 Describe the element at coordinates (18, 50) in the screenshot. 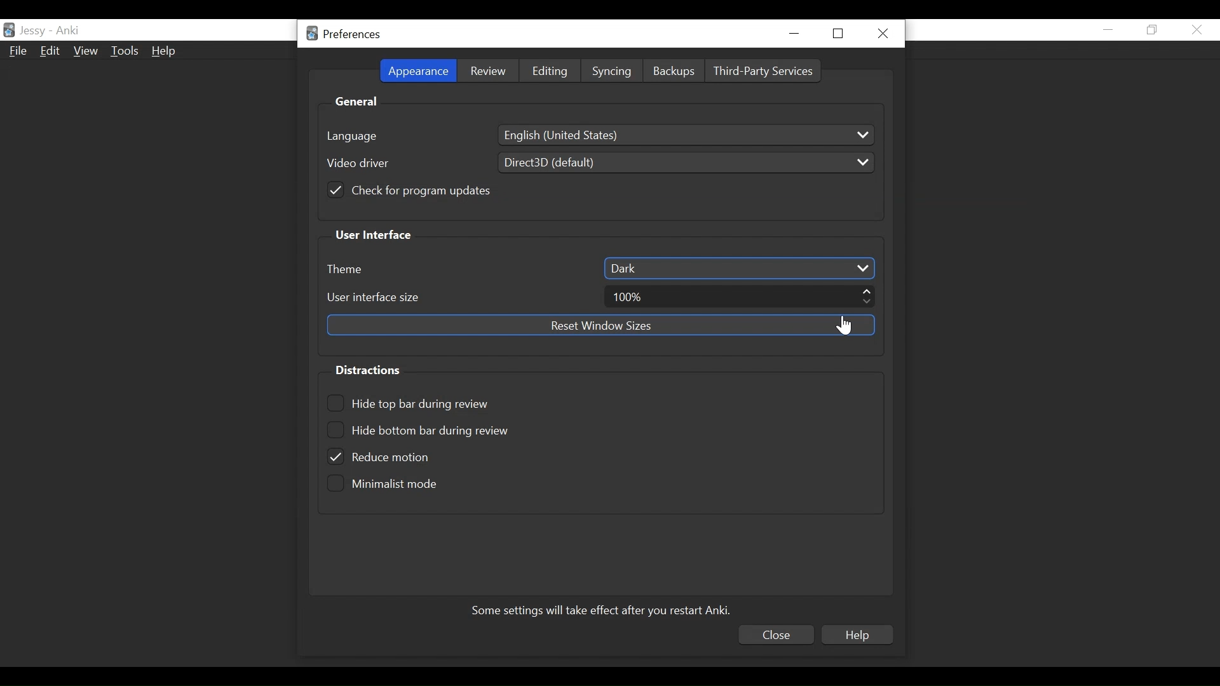

I see `File` at that location.